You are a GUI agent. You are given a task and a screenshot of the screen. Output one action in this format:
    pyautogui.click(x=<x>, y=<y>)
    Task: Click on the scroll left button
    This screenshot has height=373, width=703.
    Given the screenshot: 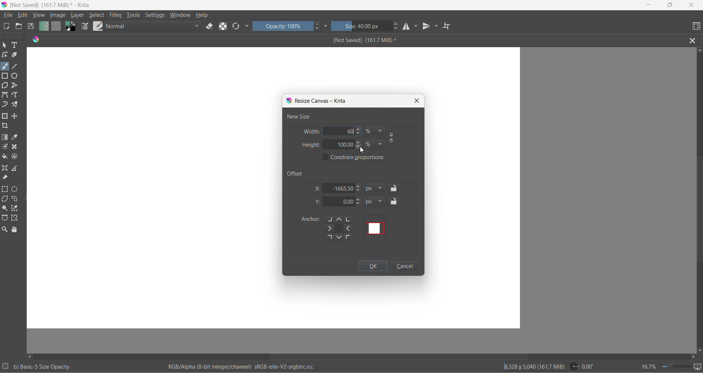 What is the action you would take?
    pyautogui.click(x=31, y=356)
    